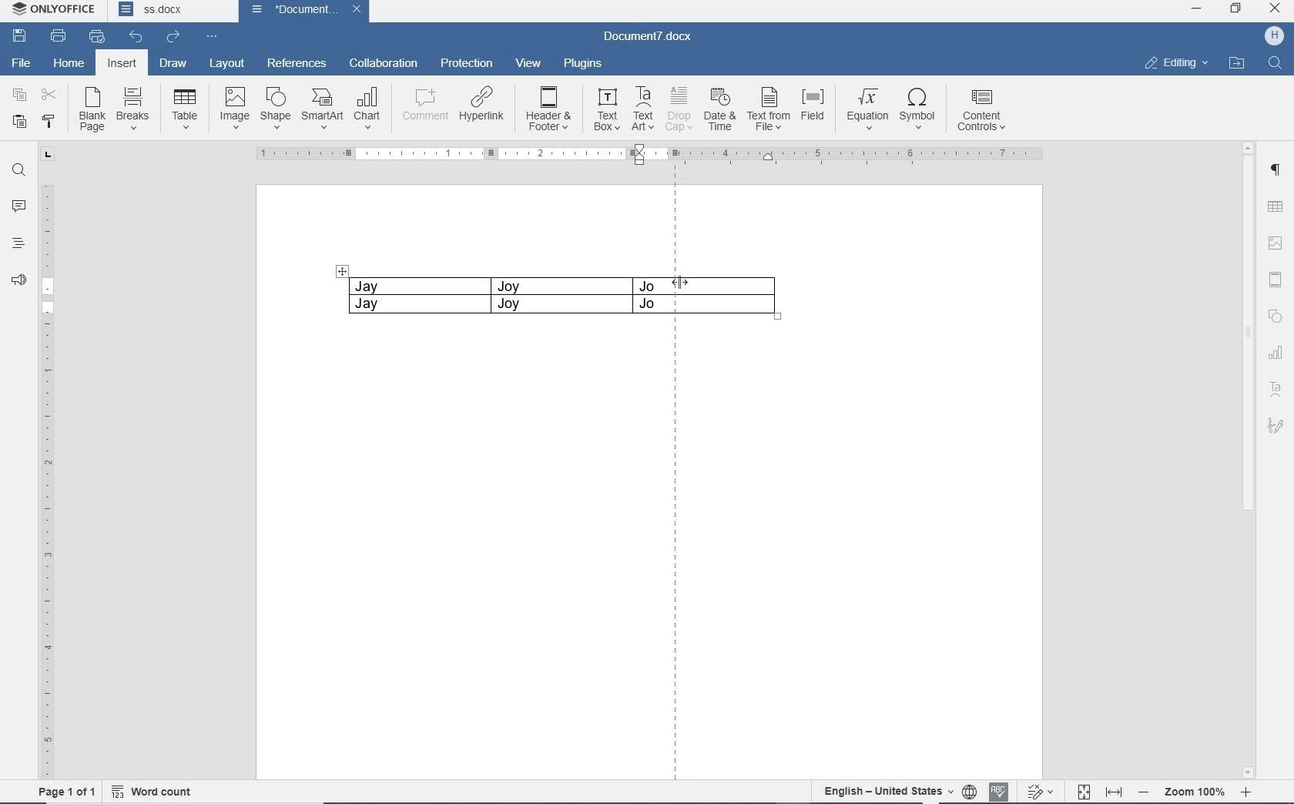 The width and height of the screenshot is (1294, 804). I want to click on SHAPE, so click(273, 108).